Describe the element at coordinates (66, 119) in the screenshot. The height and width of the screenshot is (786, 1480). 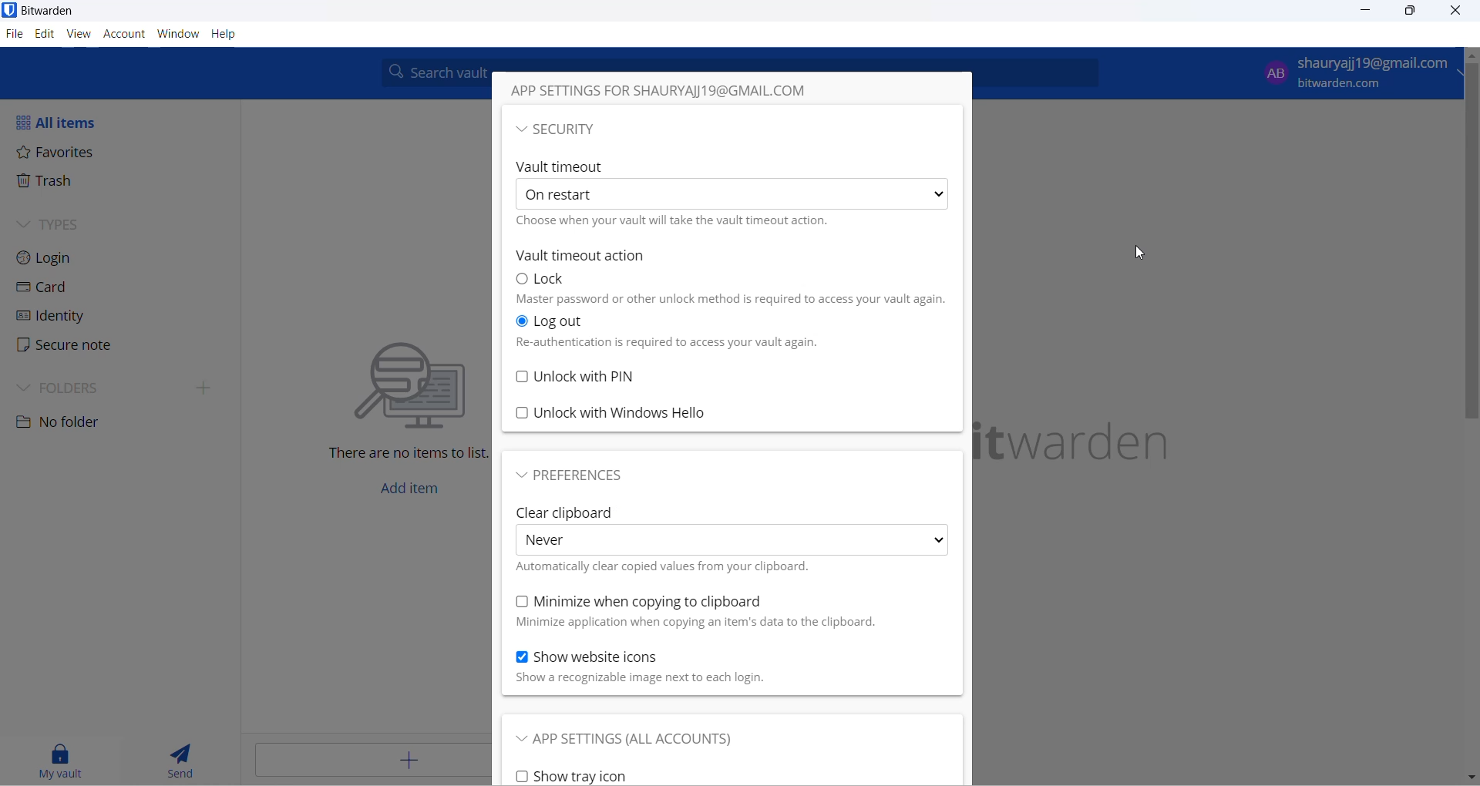
I see `All items` at that location.